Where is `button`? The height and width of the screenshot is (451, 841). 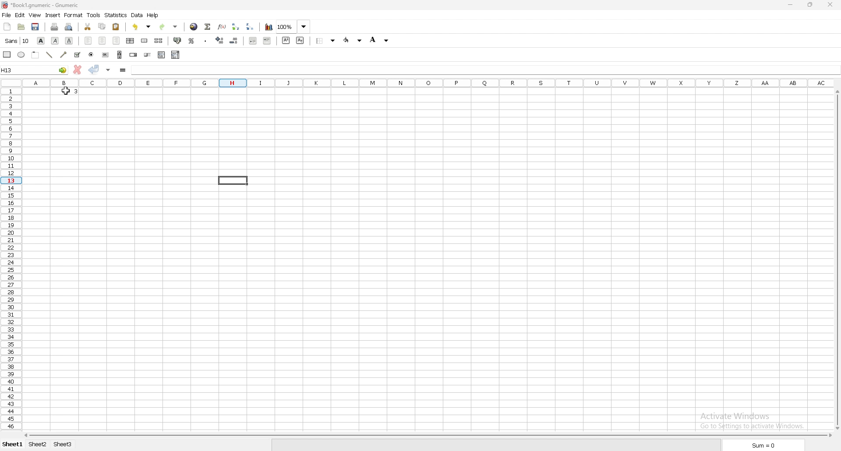 button is located at coordinates (105, 54).